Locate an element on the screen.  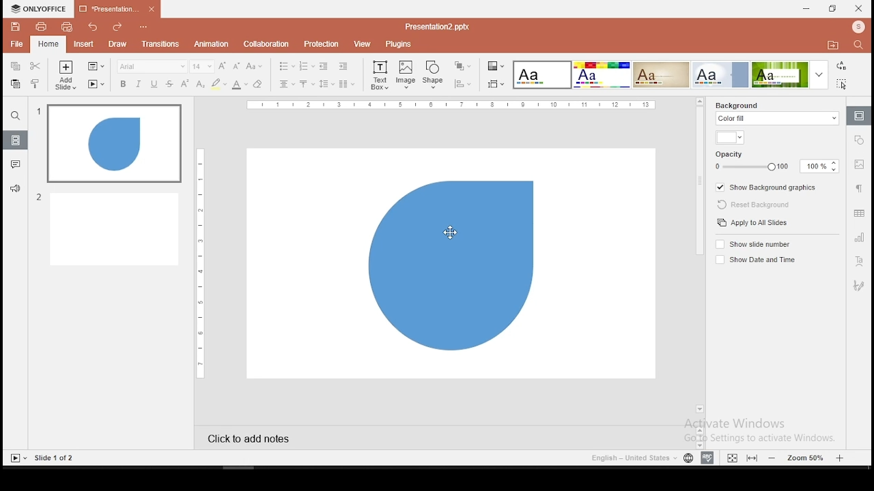
background fill is located at coordinates (776, 112).